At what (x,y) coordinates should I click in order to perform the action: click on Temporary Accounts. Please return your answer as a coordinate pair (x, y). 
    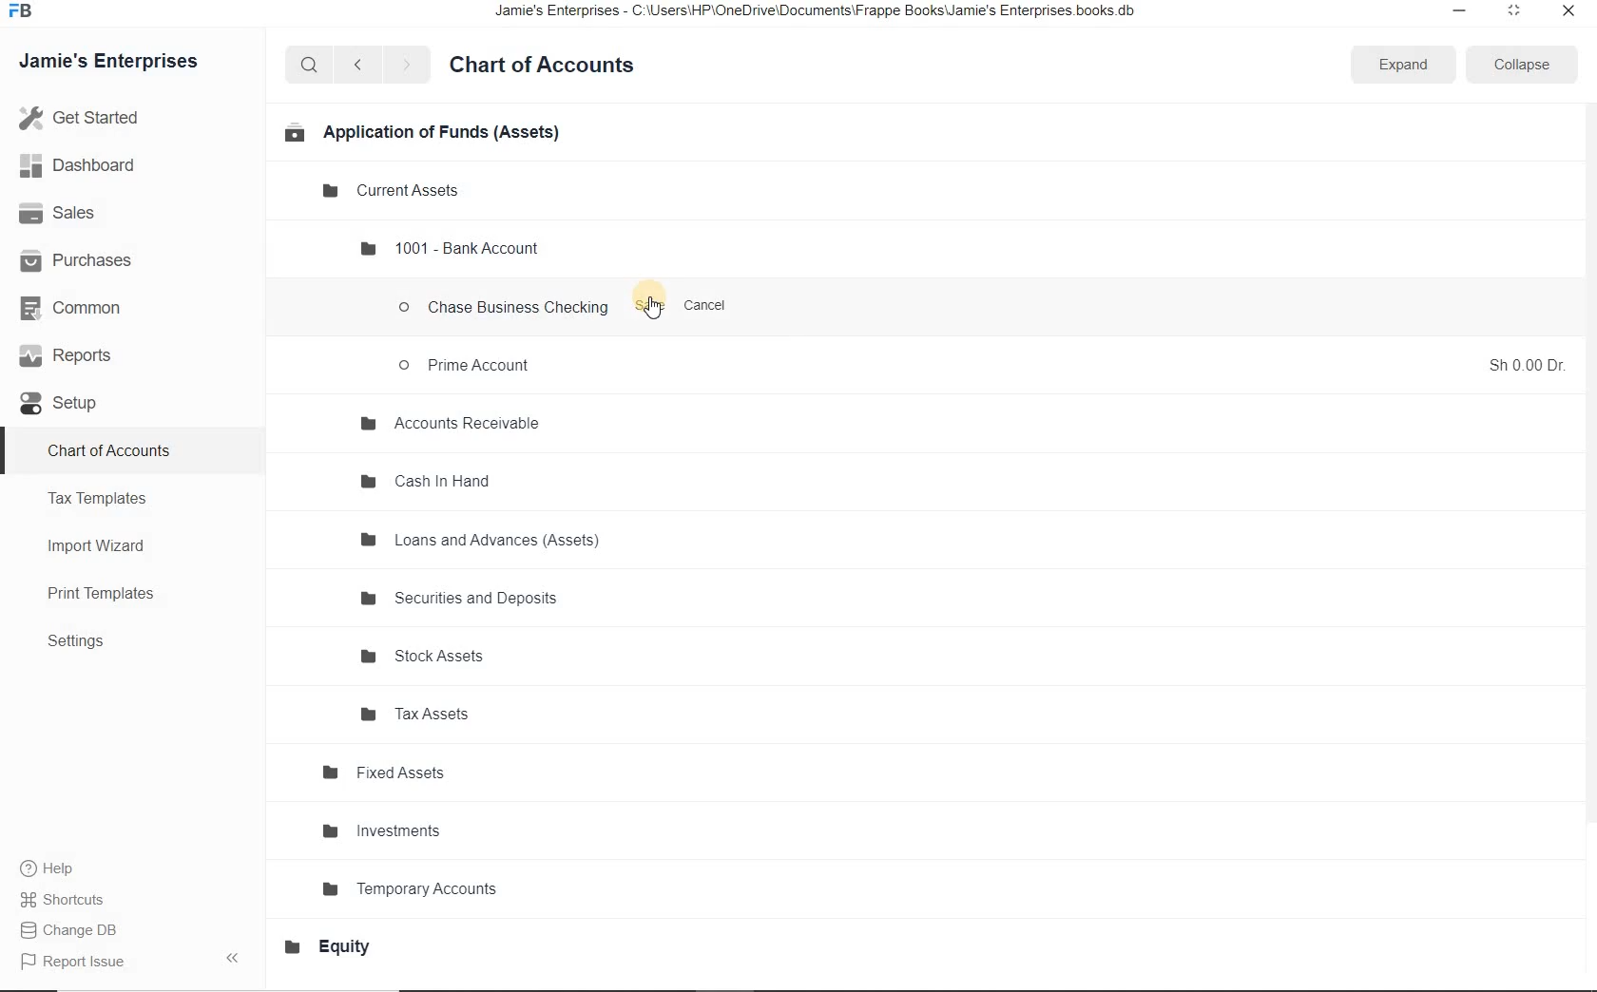
    Looking at the image, I should click on (417, 887).